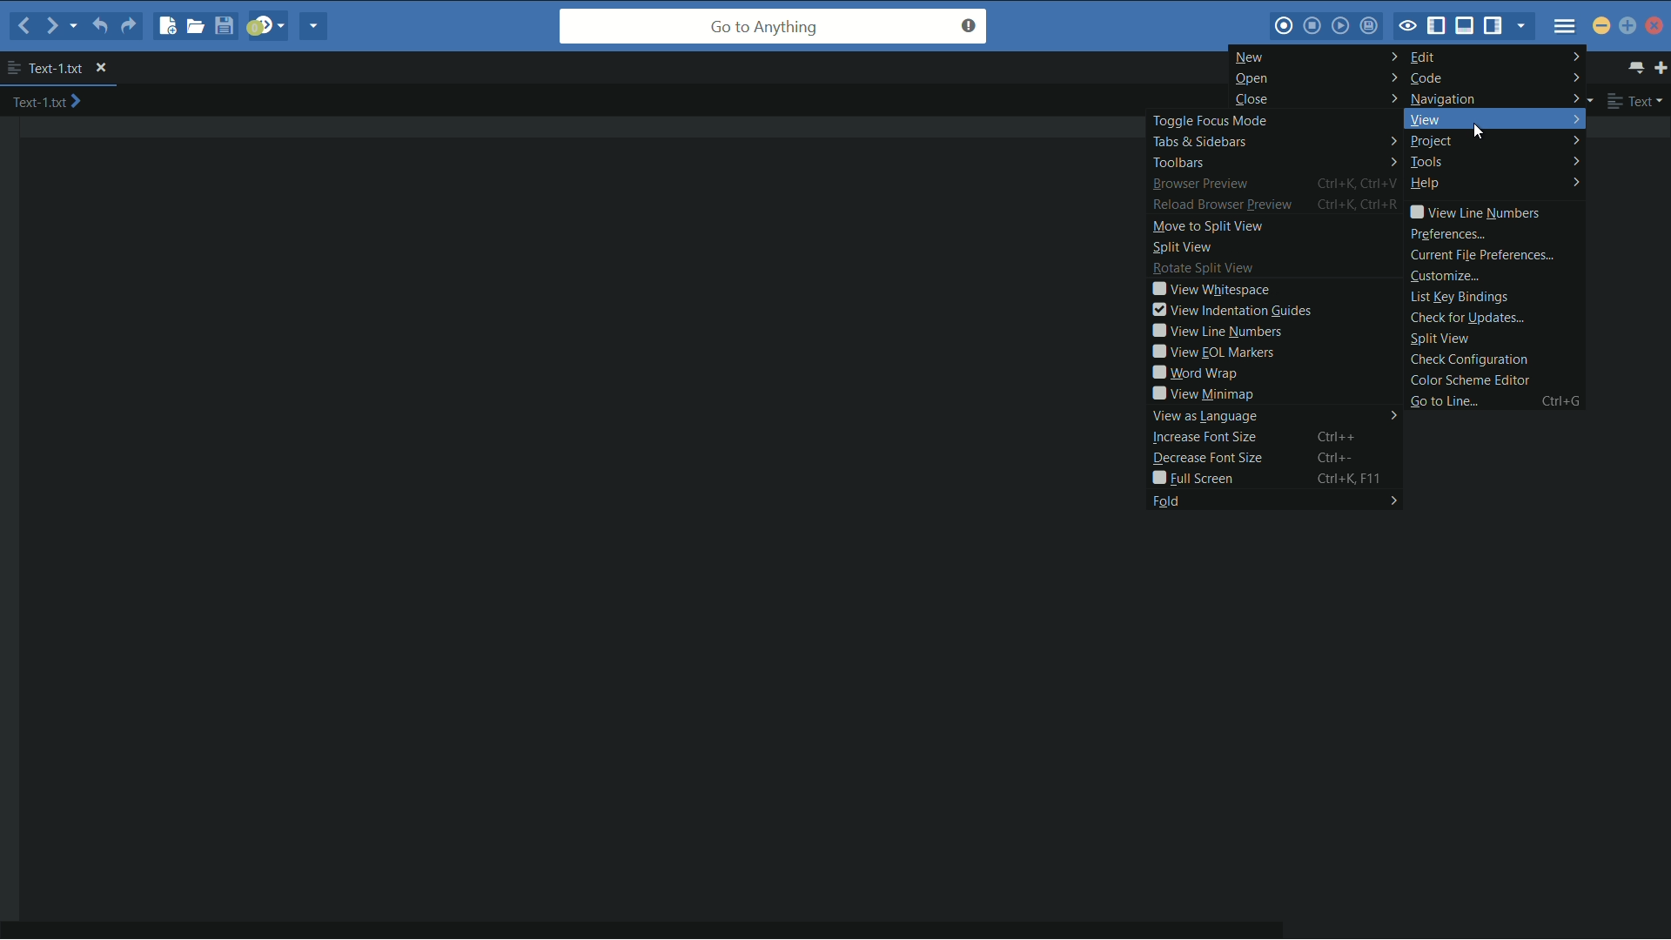 The width and height of the screenshot is (1671, 940). Describe the element at coordinates (1602, 27) in the screenshot. I see `minimize` at that location.